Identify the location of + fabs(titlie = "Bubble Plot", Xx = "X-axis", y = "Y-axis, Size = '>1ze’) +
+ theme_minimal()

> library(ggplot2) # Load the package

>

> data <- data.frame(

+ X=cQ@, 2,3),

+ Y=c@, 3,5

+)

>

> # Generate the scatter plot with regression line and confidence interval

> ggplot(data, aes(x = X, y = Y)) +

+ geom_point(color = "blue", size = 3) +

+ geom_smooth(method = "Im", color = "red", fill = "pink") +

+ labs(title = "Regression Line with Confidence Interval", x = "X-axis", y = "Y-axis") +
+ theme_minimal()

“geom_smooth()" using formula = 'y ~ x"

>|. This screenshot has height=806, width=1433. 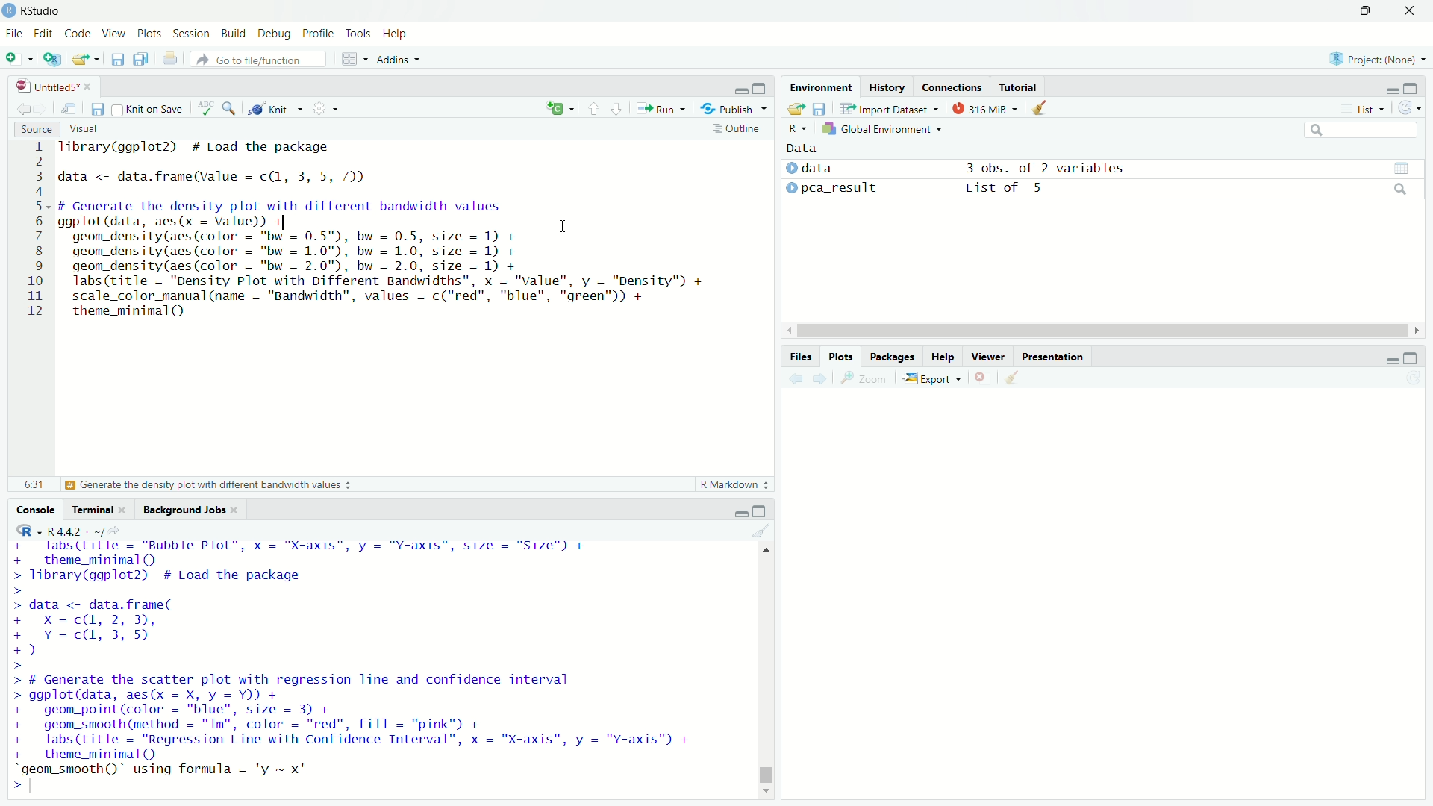
(357, 666).